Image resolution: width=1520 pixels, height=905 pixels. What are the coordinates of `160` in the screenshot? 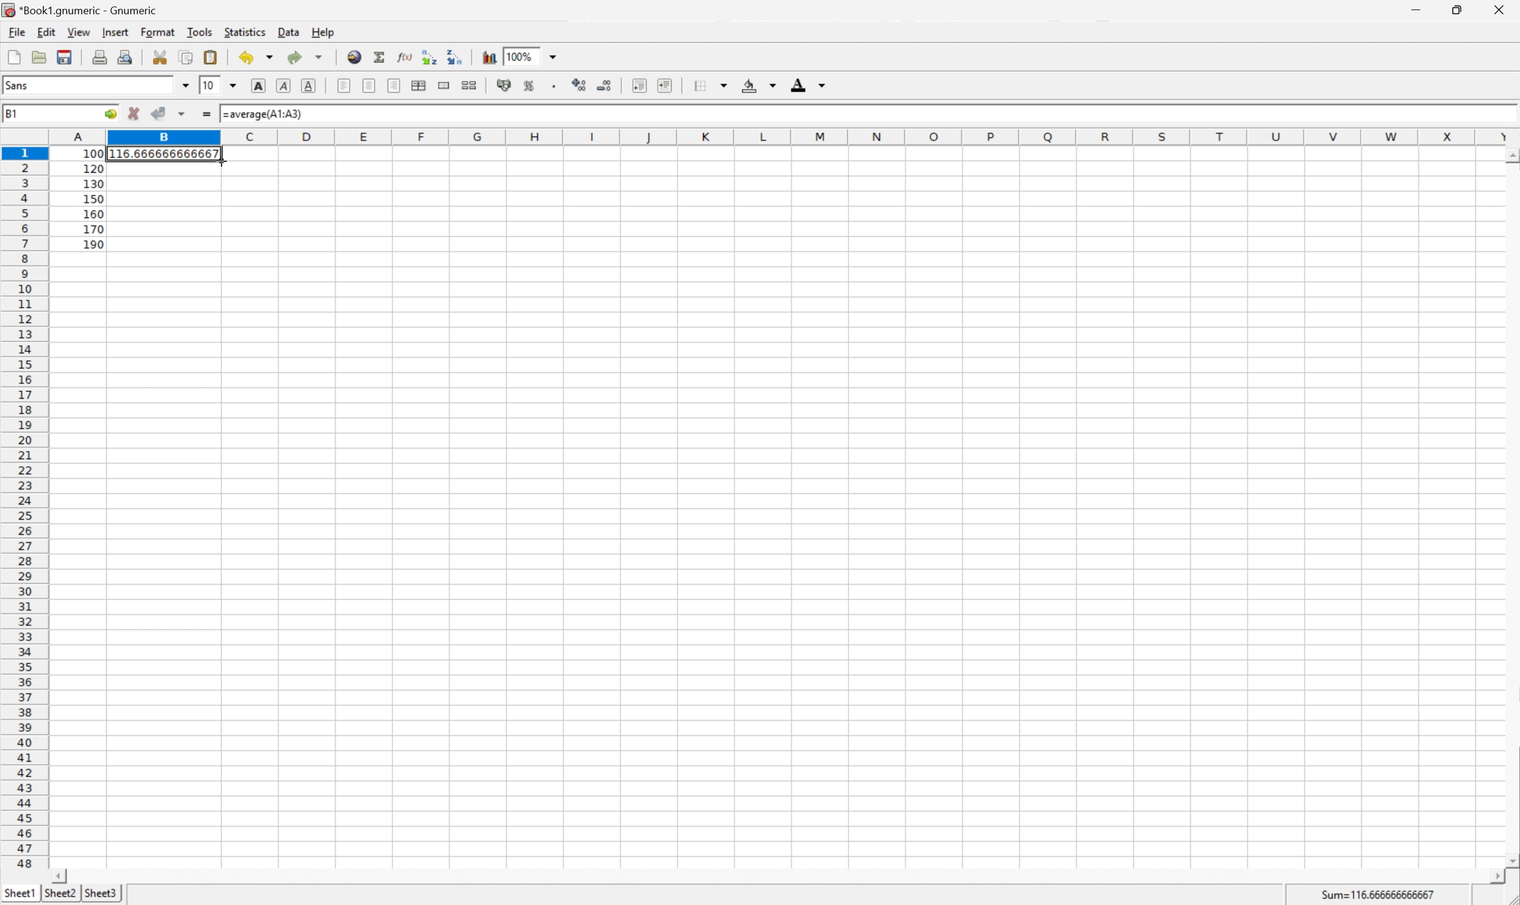 It's located at (94, 212).